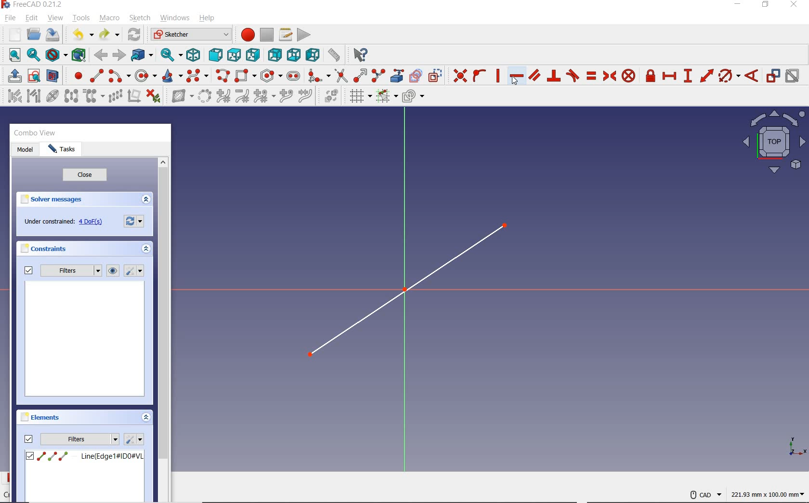 The image size is (809, 503). Describe the element at coordinates (242, 95) in the screenshot. I see `DECREASE B-SPLINE DEGREE` at that location.